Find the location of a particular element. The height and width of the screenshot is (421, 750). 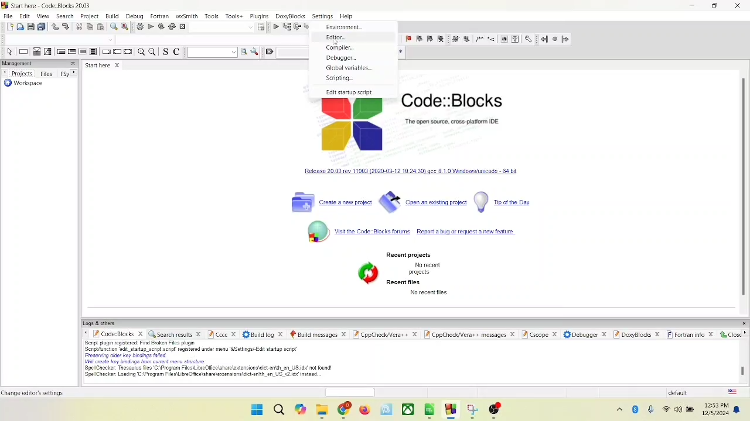

continue instruction is located at coordinates (118, 51).